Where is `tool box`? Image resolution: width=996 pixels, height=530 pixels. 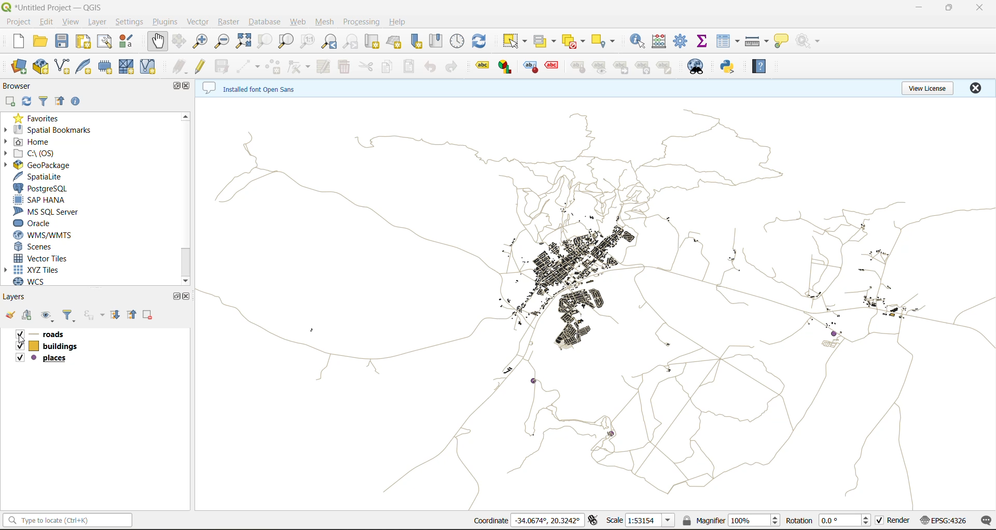
tool box is located at coordinates (679, 39).